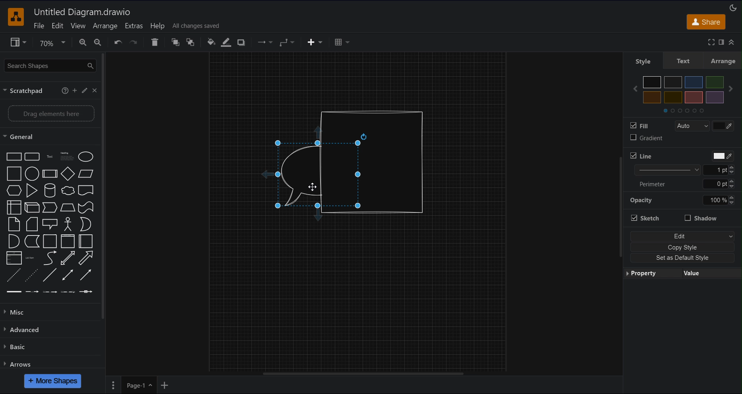  I want to click on Container, so click(50, 241).